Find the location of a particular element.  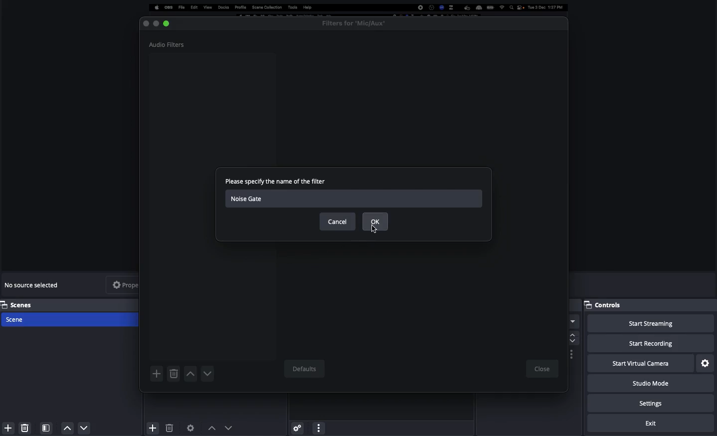

Start recording is located at coordinates (651, 344).